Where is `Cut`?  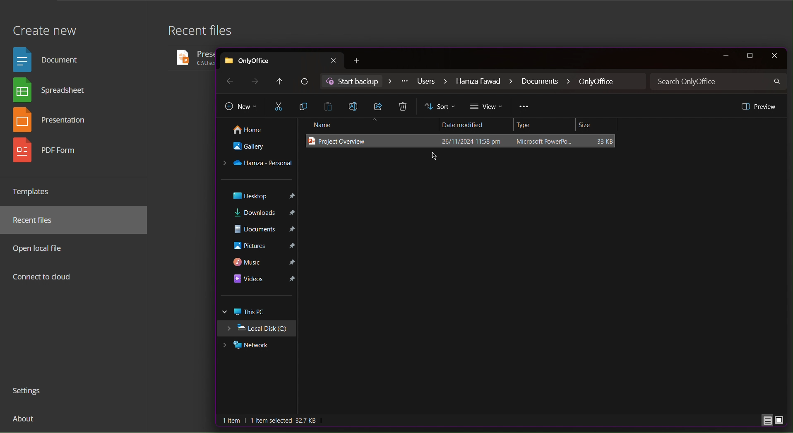 Cut is located at coordinates (279, 107).